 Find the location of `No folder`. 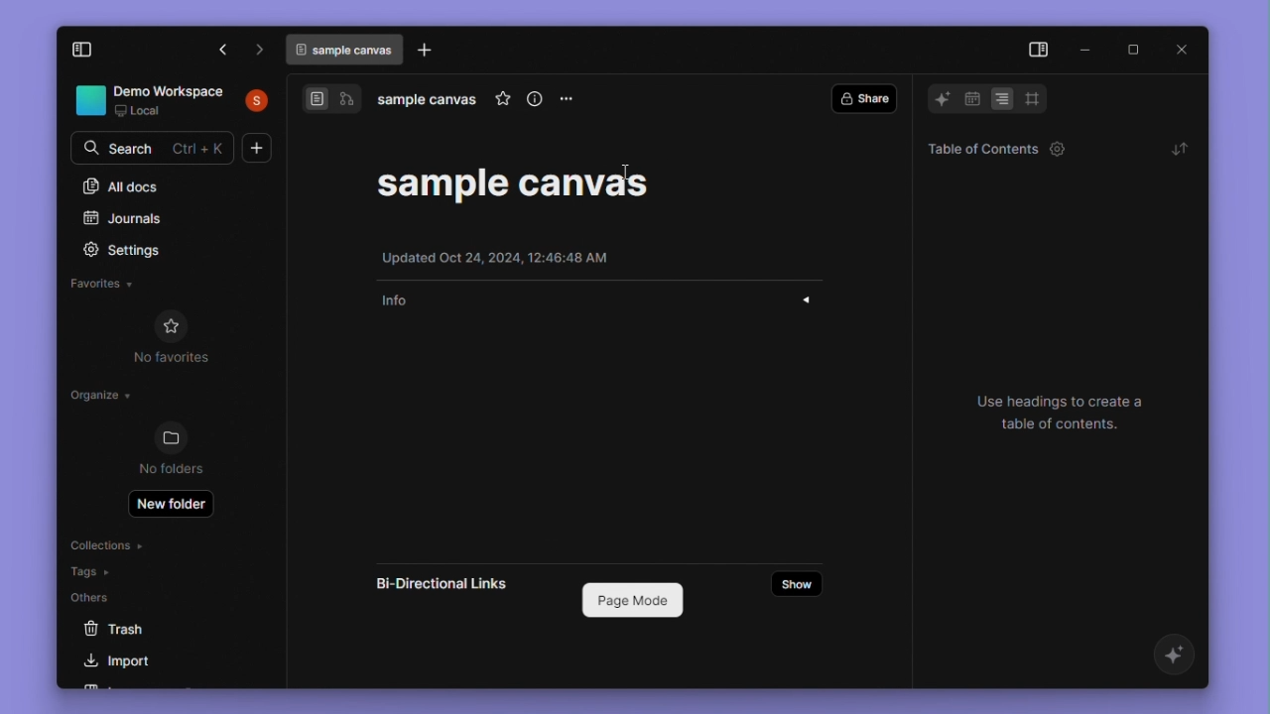

No folder is located at coordinates (173, 450).